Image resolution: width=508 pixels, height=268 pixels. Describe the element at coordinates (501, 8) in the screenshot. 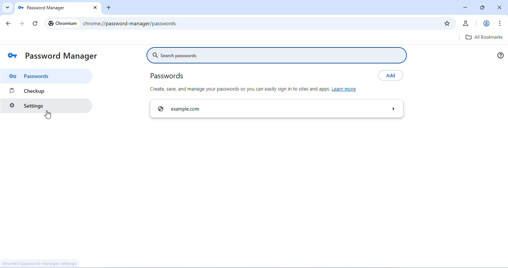

I see `close` at that location.